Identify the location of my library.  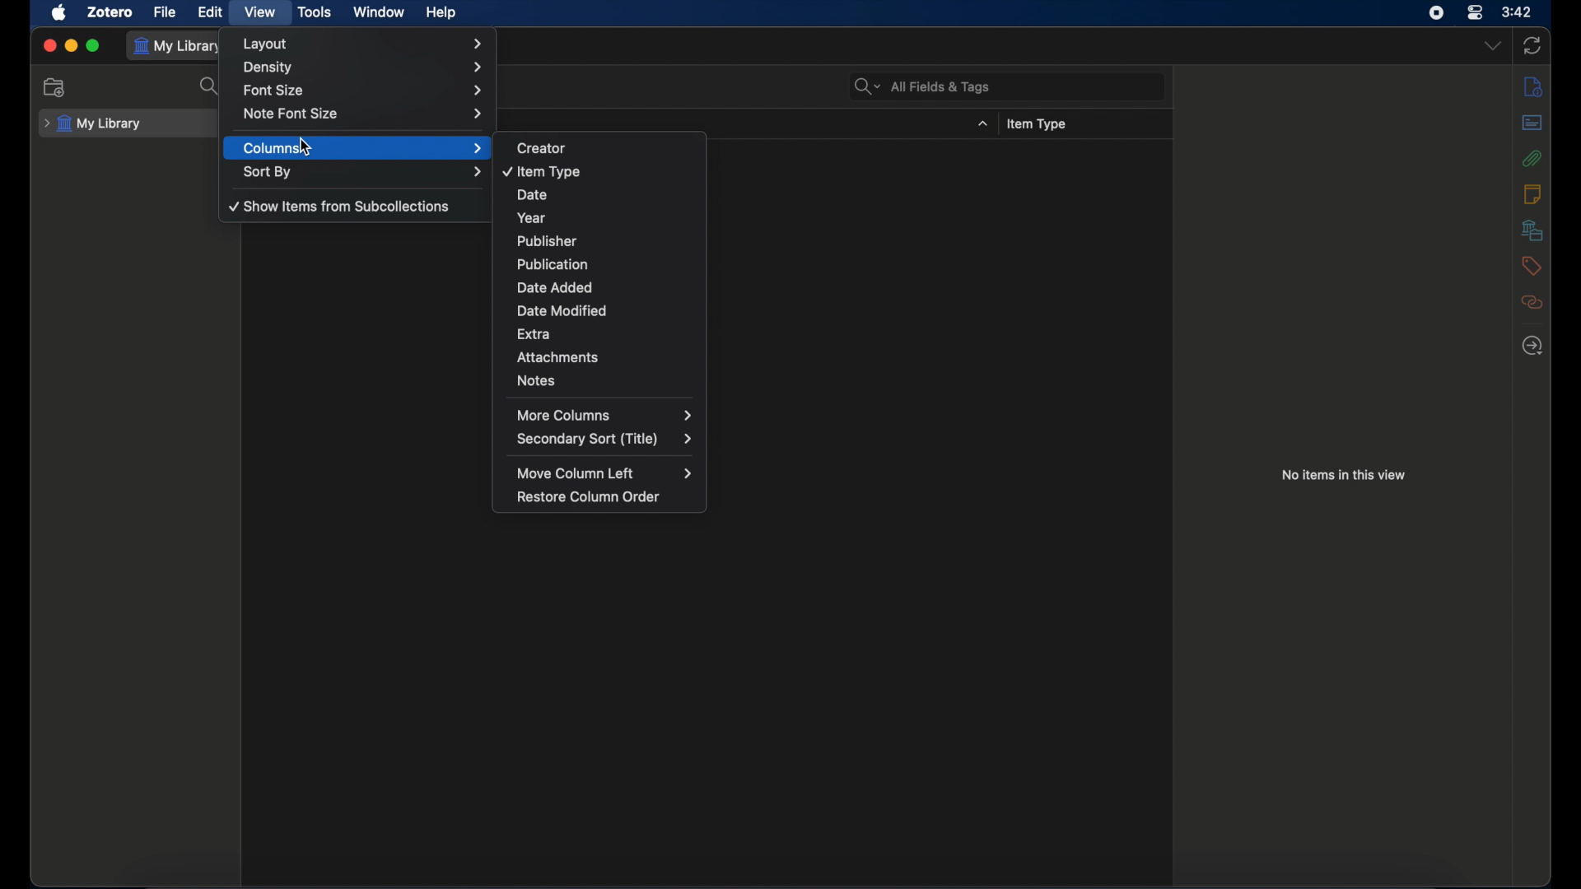
(180, 47).